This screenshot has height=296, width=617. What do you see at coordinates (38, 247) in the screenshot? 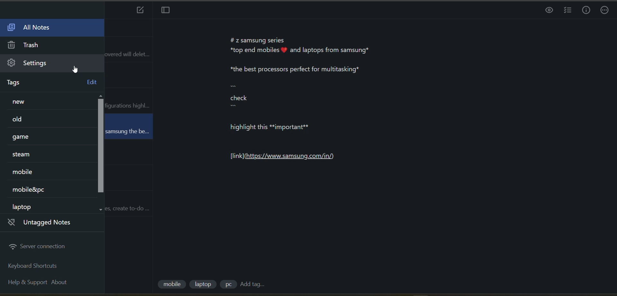
I see `server connection` at bounding box center [38, 247].